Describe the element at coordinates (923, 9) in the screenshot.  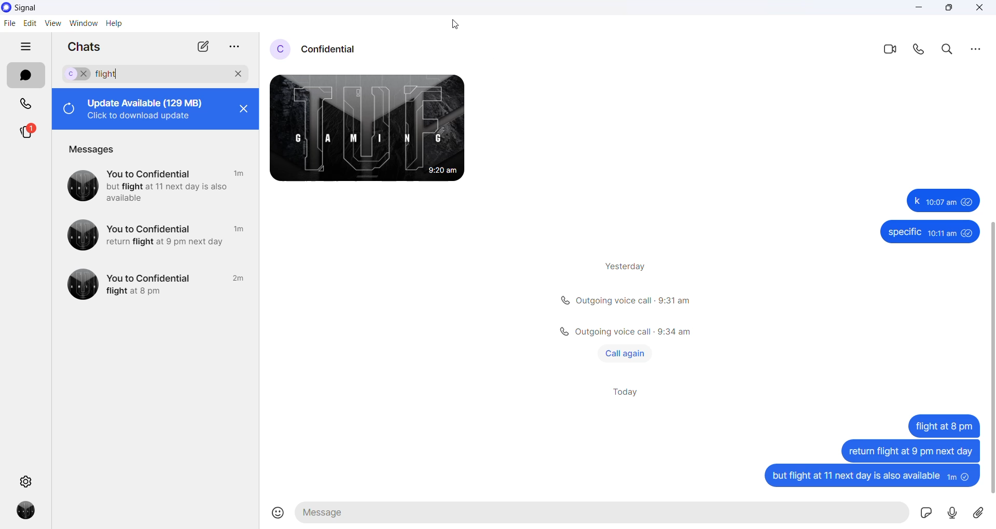
I see `minimize` at that location.